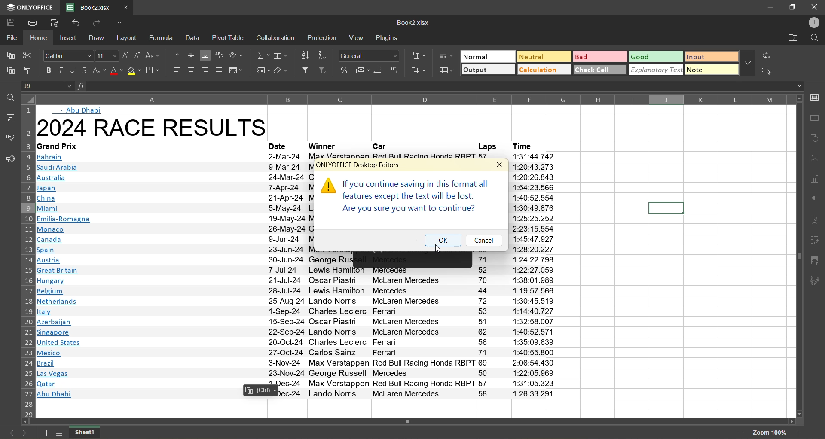 Image resolution: width=825 pixels, height=439 pixels. What do you see at coordinates (34, 23) in the screenshot?
I see `print` at bounding box center [34, 23].